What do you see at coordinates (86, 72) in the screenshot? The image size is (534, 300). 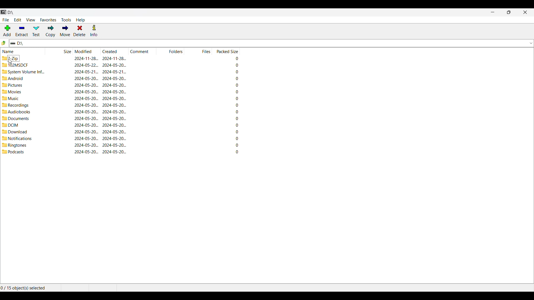 I see `modified date & time` at bounding box center [86, 72].